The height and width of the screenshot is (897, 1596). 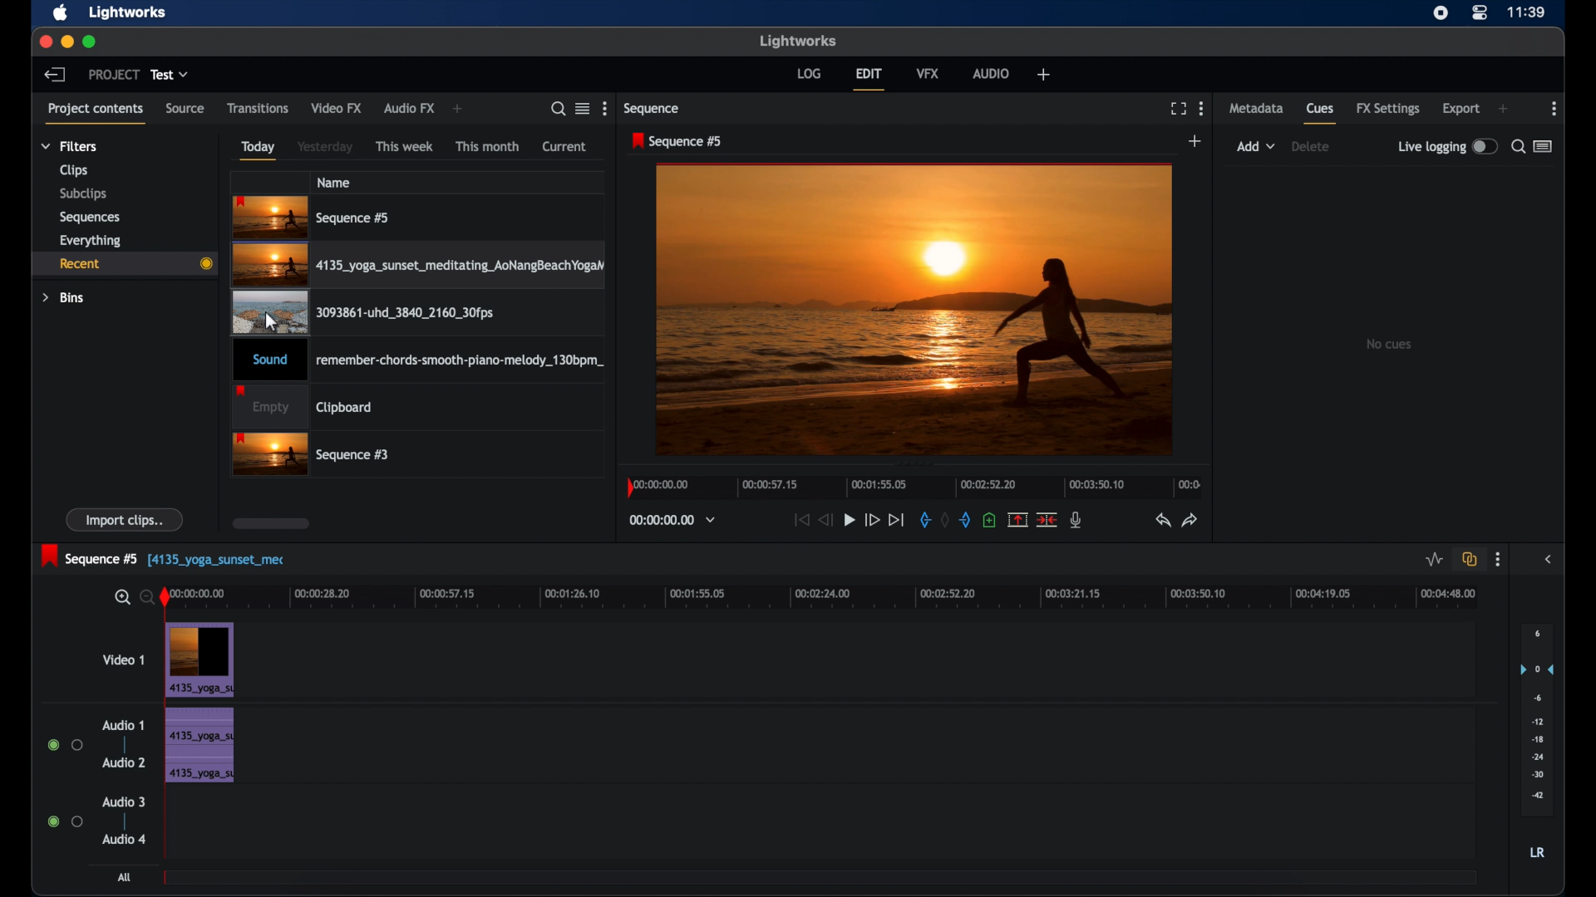 I want to click on edit, so click(x=869, y=78).